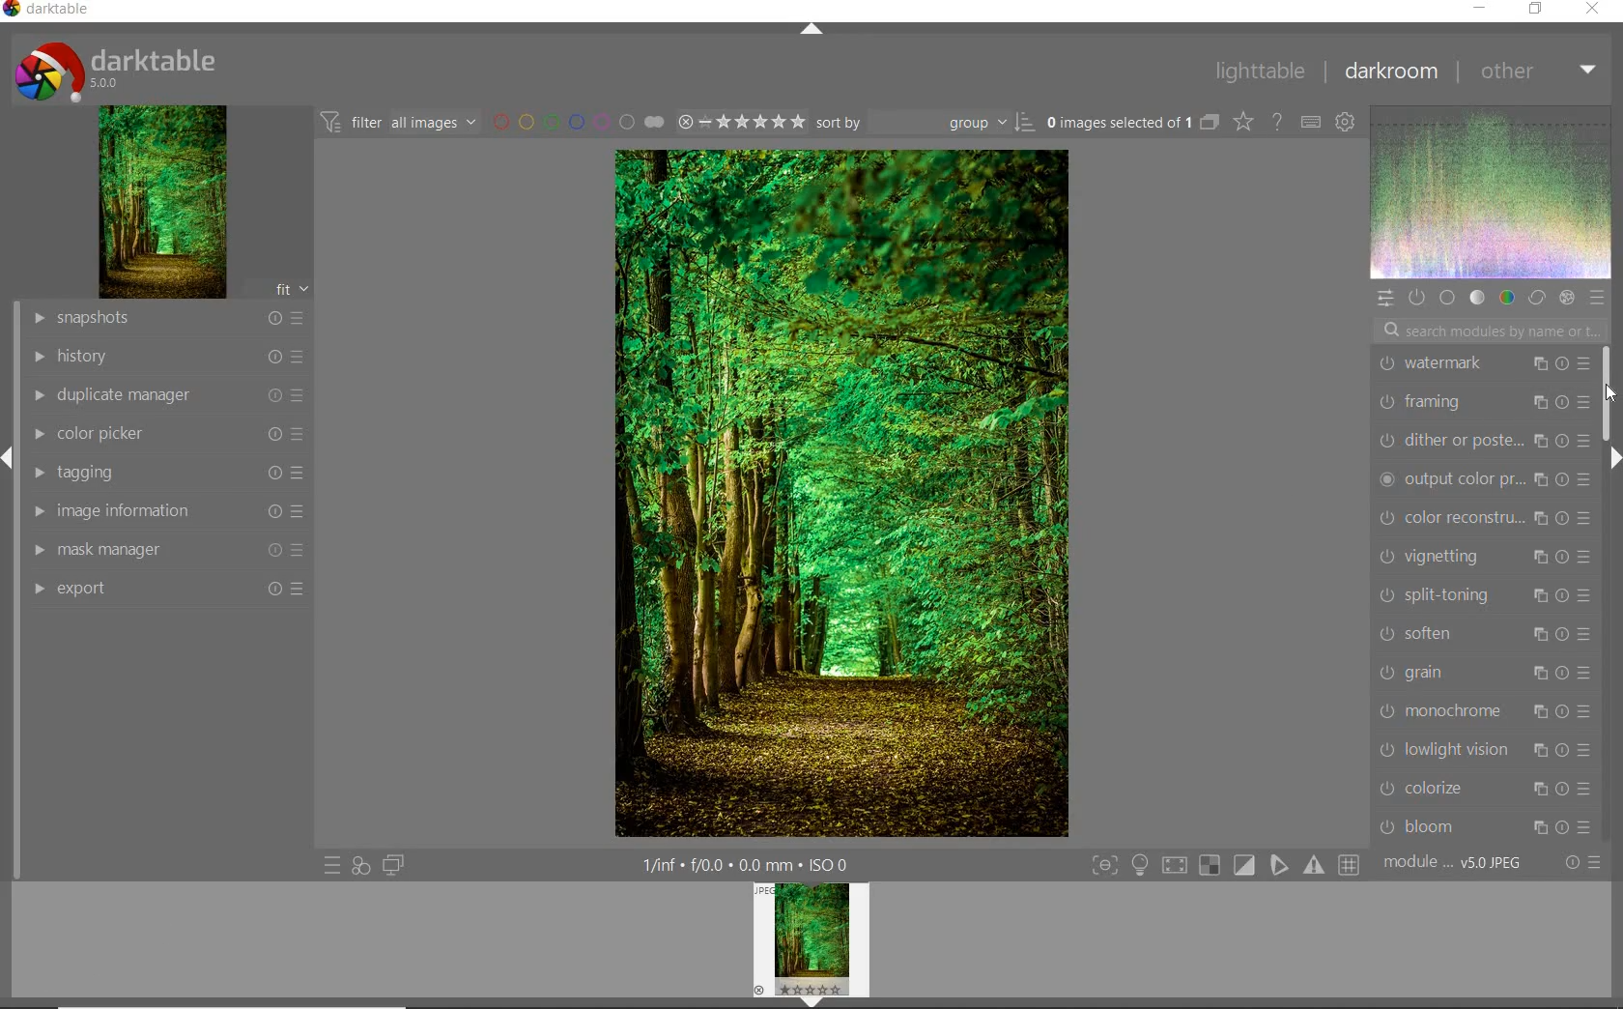 This screenshot has width=1623, height=1009. What do you see at coordinates (1447, 300) in the screenshot?
I see `BASE` at bounding box center [1447, 300].